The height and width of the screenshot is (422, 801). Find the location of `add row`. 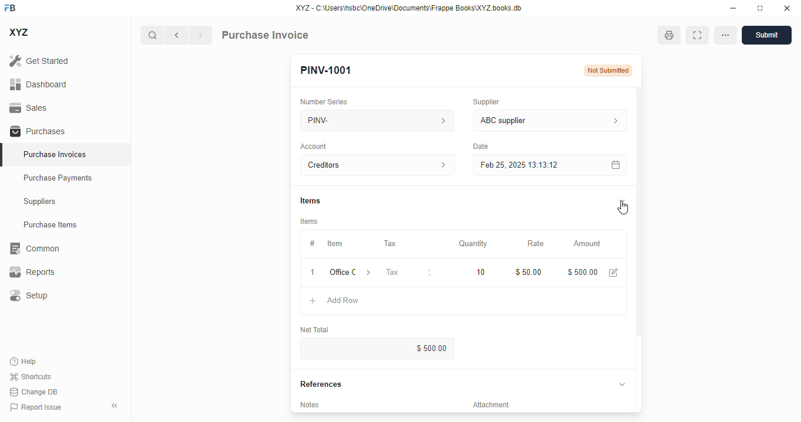

add row is located at coordinates (342, 300).